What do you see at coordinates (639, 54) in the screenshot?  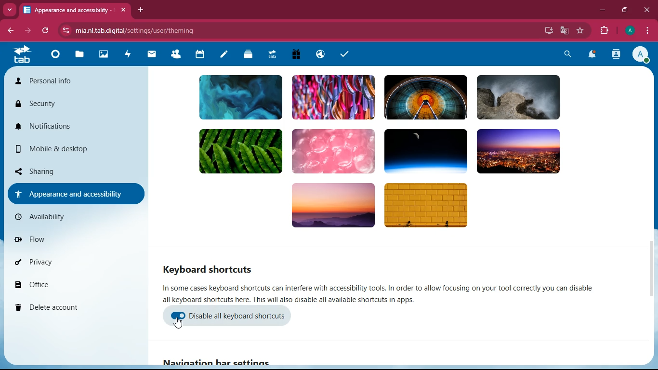 I see `profile` at bounding box center [639, 54].